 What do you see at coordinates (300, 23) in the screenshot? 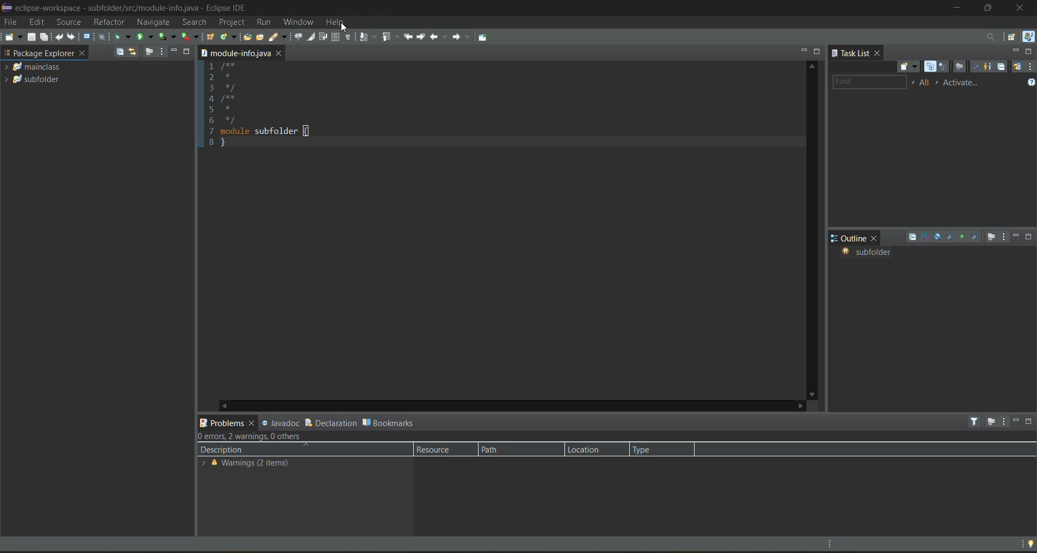
I see `window` at bounding box center [300, 23].